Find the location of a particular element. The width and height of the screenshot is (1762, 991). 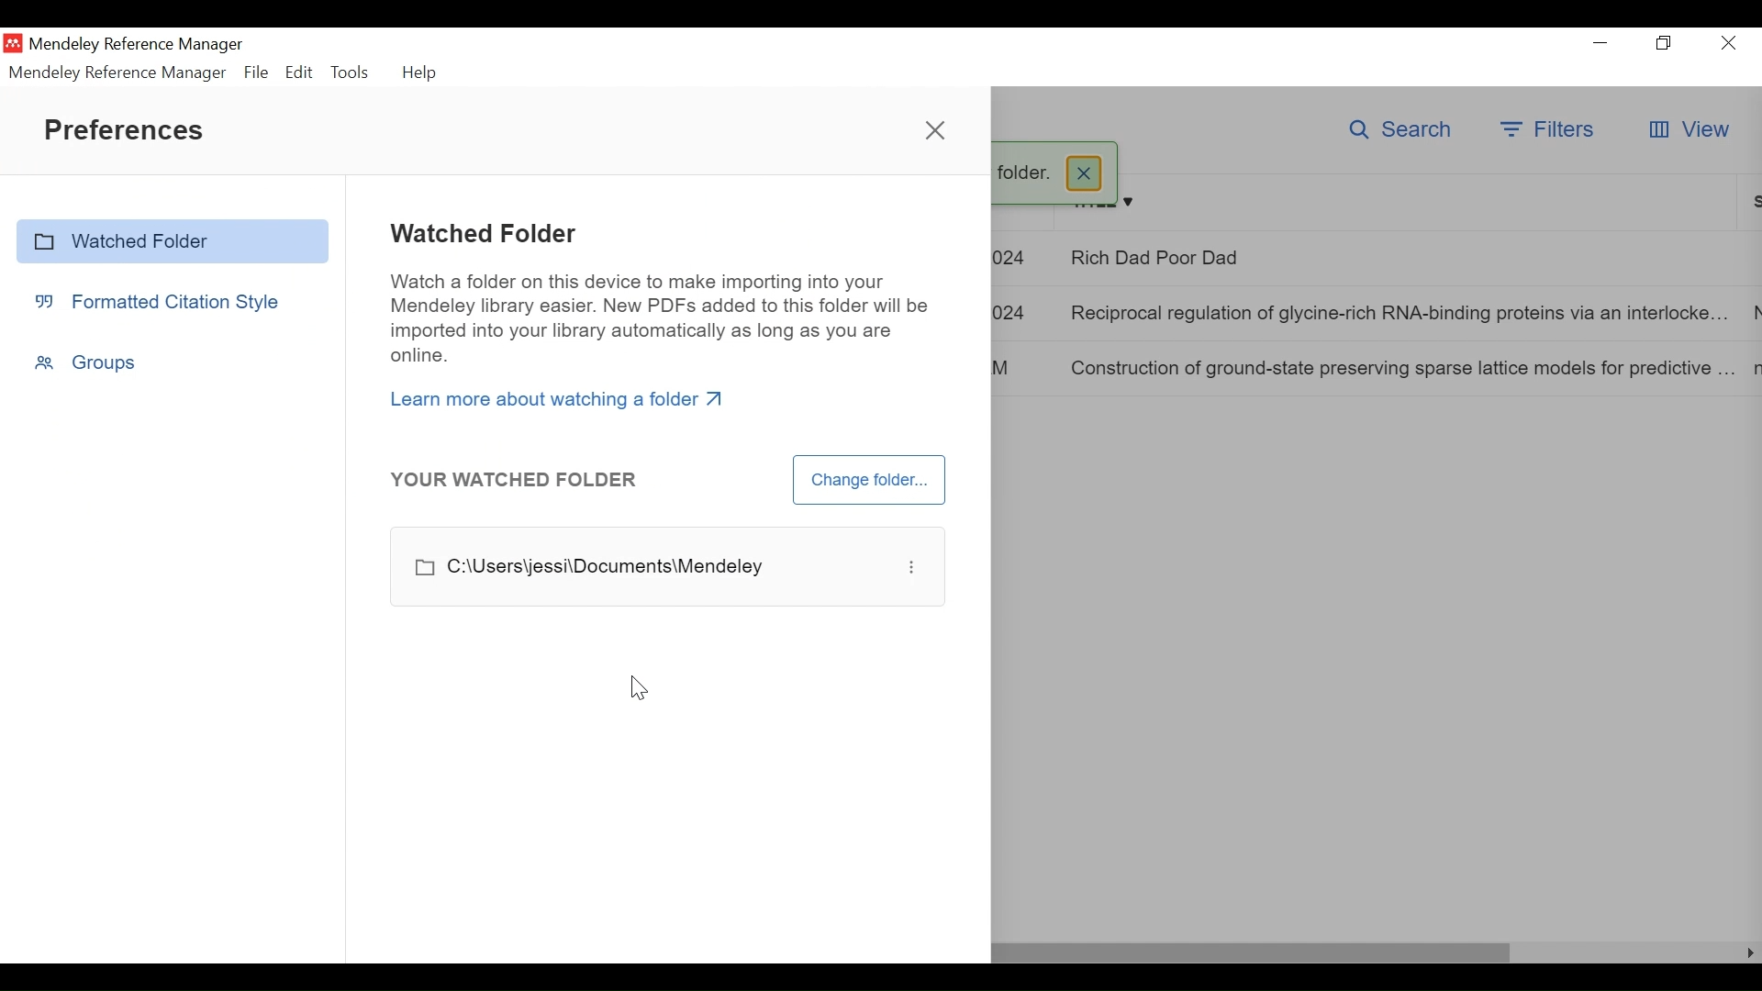

Close is located at coordinates (934, 129).